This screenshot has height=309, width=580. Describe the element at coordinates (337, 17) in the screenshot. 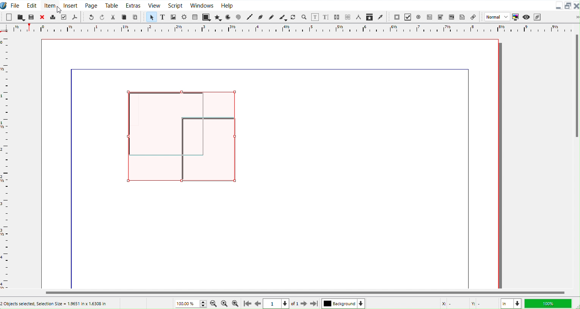

I see `Link text frame` at that location.